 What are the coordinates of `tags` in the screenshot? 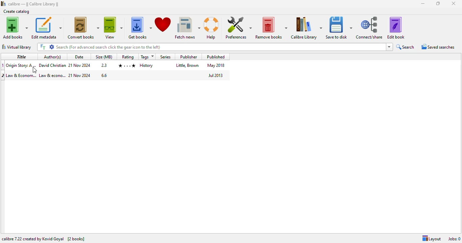 It's located at (147, 57).